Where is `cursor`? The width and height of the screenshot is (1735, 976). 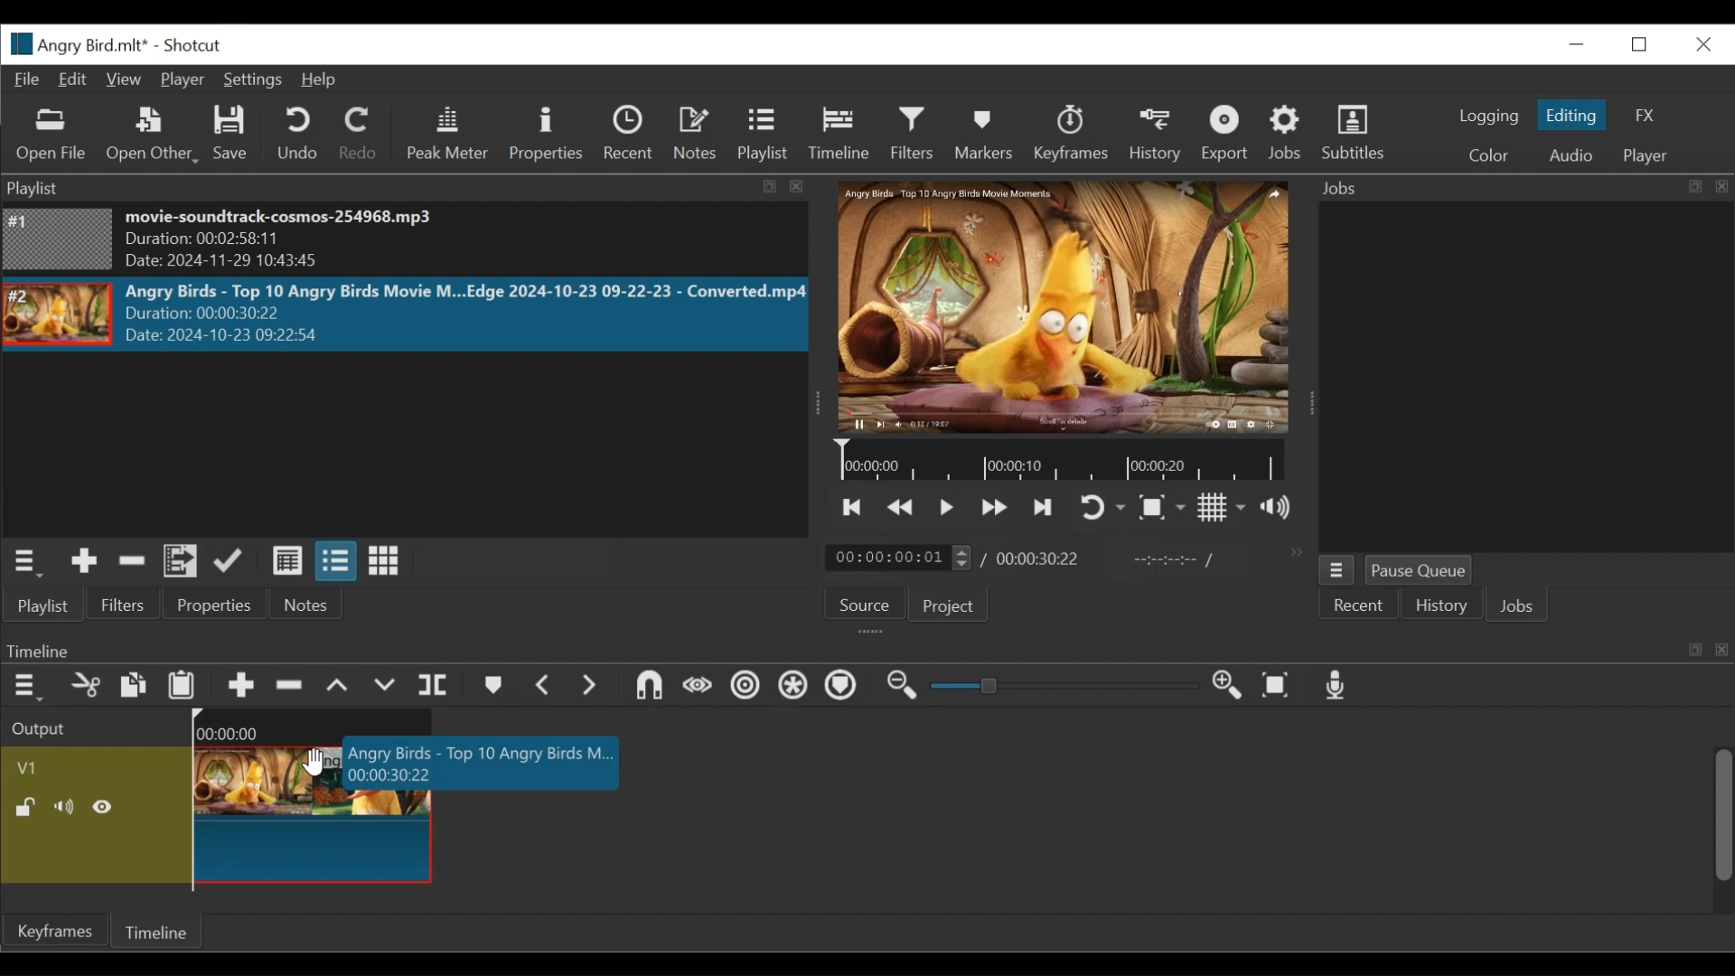
cursor is located at coordinates (313, 763).